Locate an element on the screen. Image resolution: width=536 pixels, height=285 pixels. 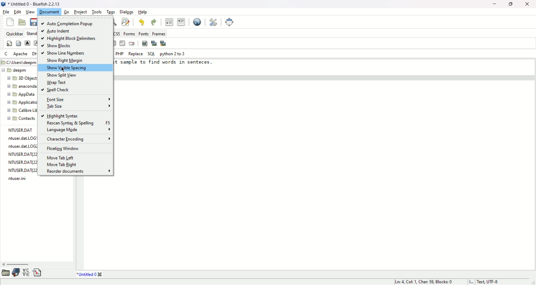
deepm is located at coordinates (19, 70).